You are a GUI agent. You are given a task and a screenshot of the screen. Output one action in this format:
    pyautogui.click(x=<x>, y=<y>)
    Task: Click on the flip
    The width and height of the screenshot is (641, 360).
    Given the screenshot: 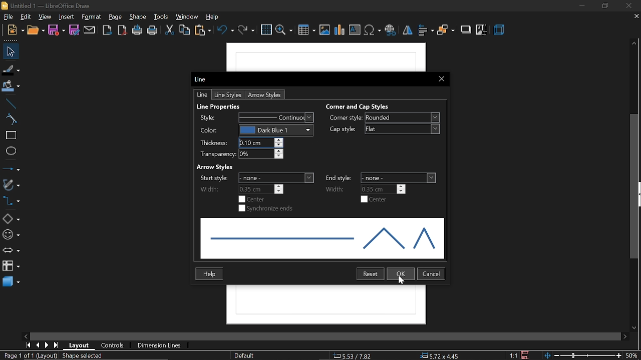 What is the action you would take?
    pyautogui.click(x=407, y=31)
    